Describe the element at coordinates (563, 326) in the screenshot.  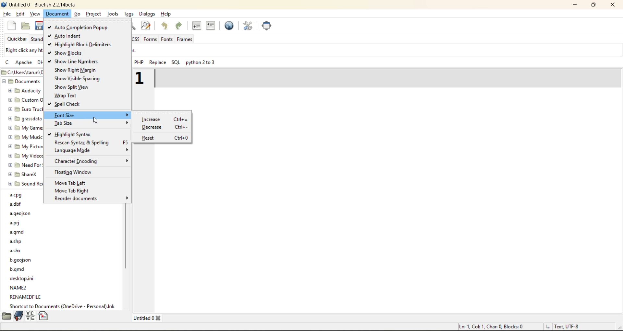
I see `I... Text UTF-8 ` at that location.